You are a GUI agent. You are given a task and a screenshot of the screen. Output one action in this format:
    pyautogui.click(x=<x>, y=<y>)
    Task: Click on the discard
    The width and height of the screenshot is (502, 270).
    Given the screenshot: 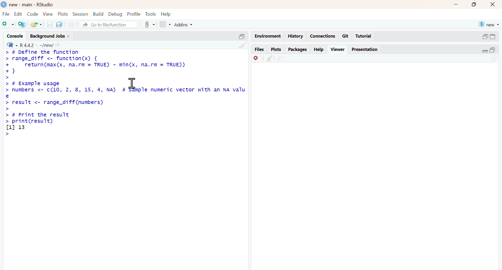 What is the action you would take?
    pyautogui.click(x=258, y=59)
    